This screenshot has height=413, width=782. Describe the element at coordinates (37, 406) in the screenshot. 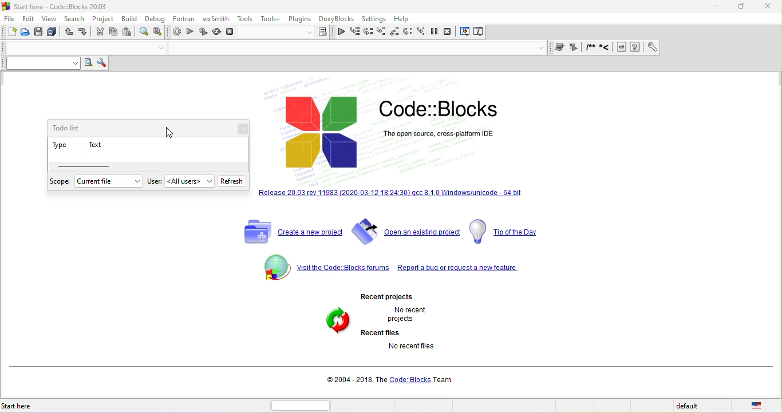

I see `start here` at that location.